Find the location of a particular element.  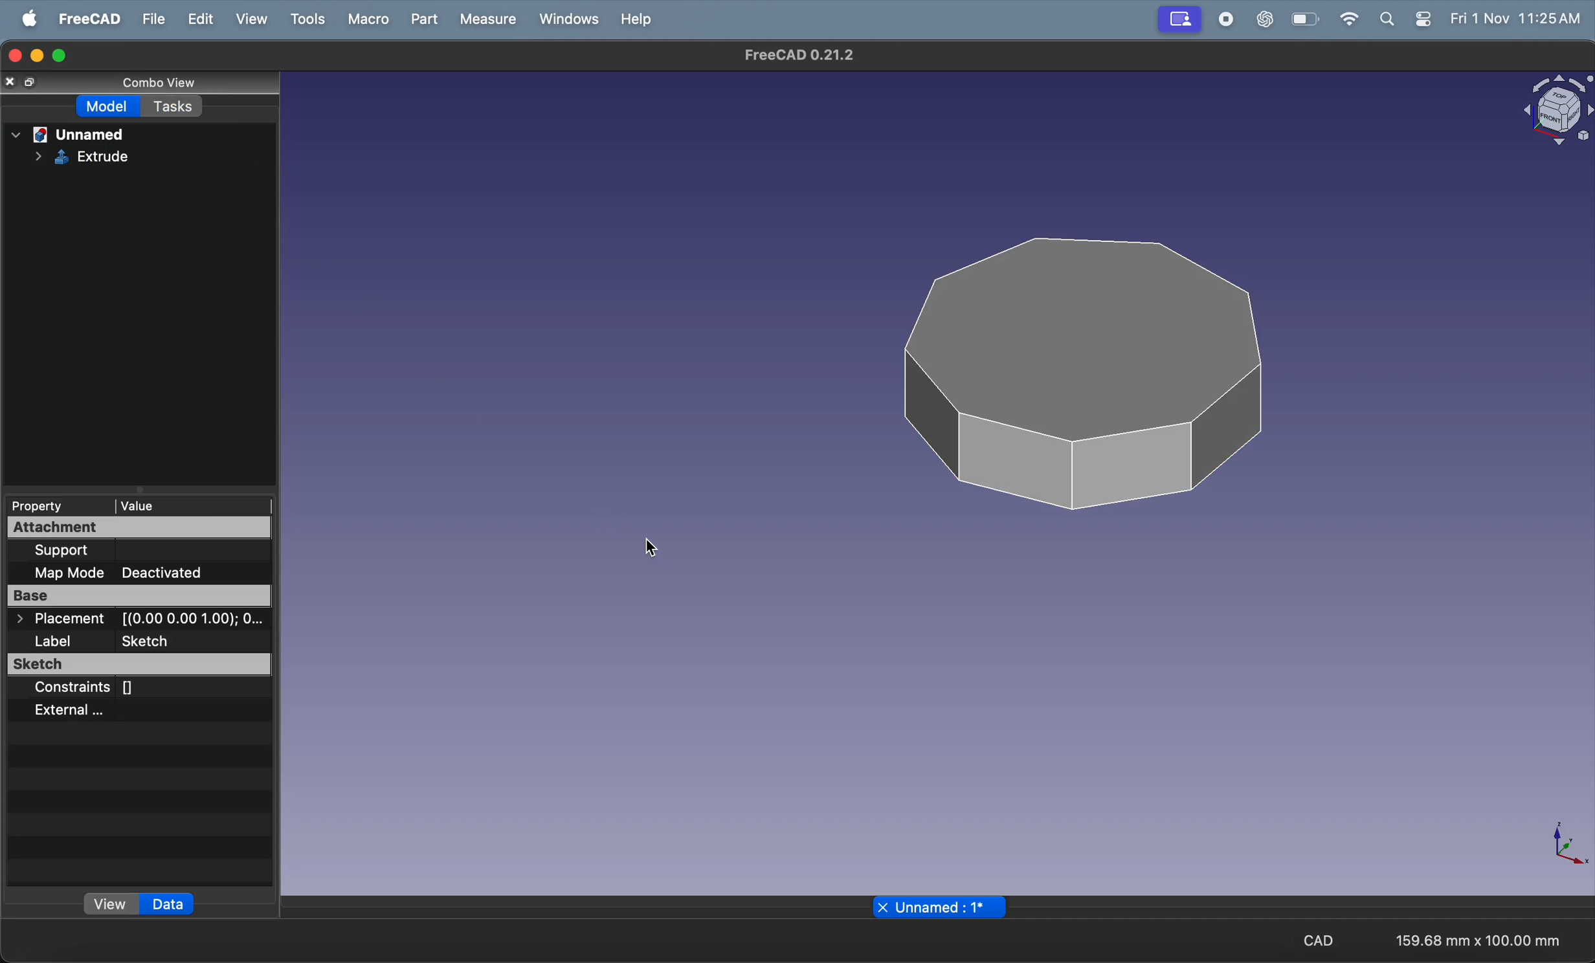

support is located at coordinates (122, 551).